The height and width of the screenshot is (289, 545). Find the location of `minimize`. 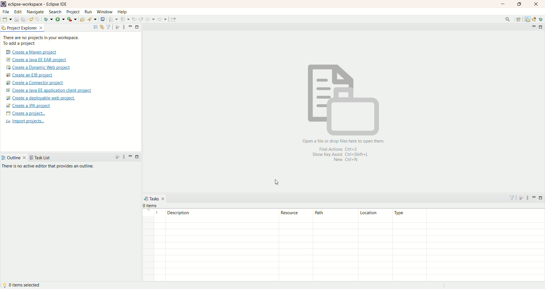

minimize is located at coordinates (129, 27).